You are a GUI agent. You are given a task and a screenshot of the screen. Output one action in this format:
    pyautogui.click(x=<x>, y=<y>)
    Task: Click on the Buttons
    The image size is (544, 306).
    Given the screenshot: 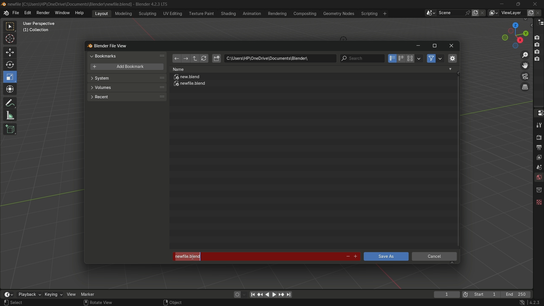 What is the action you would take?
    pyautogui.click(x=539, y=48)
    